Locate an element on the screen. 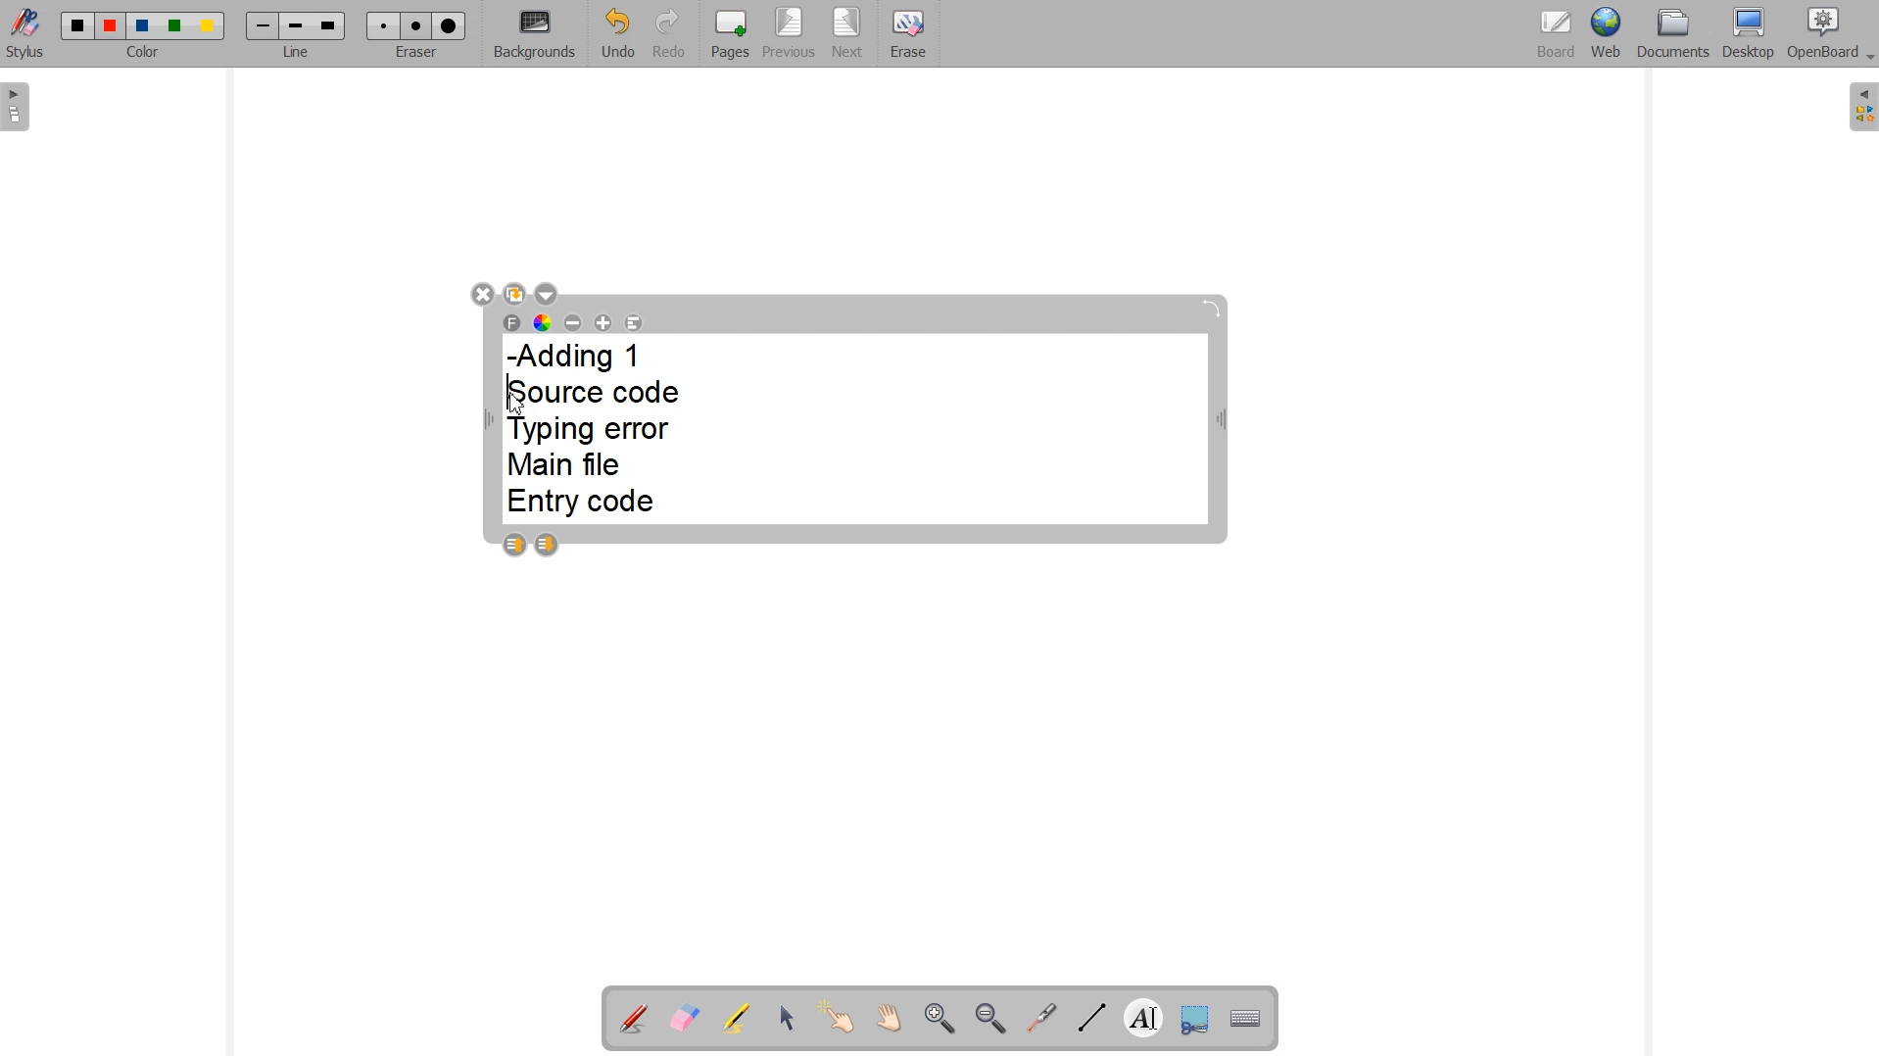 The width and height of the screenshot is (1879, 1056). Draw lines is located at coordinates (1089, 1018).